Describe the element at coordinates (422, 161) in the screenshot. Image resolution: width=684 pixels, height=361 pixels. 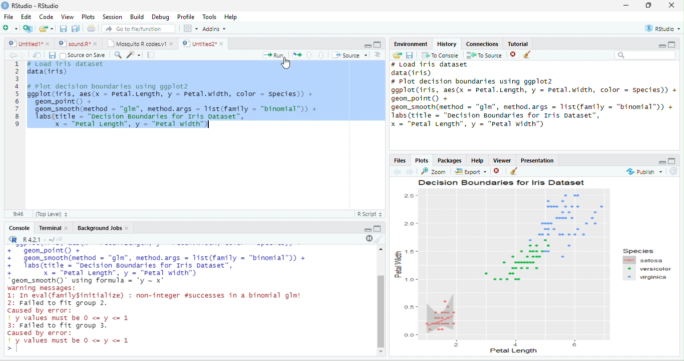
I see `Plots` at that location.